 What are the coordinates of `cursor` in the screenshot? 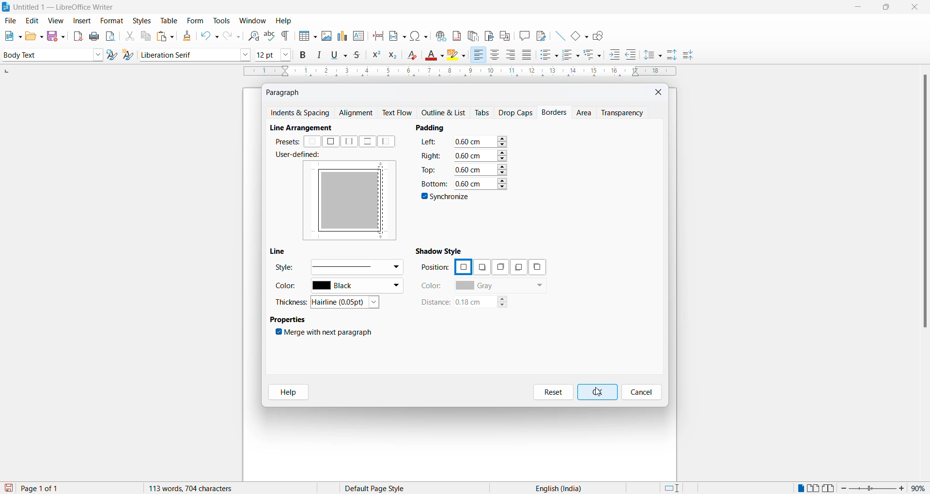 It's located at (597, 392).